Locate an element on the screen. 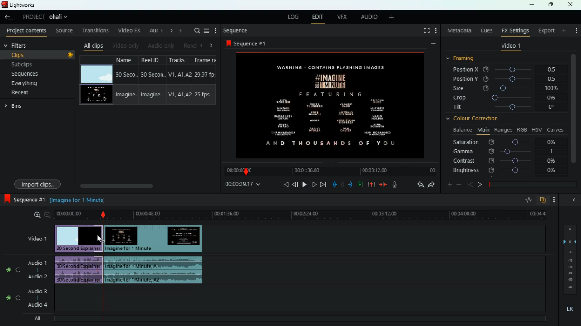 Image resolution: width=581 pixels, height=326 pixels. rate is located at coordinates (528, 201).